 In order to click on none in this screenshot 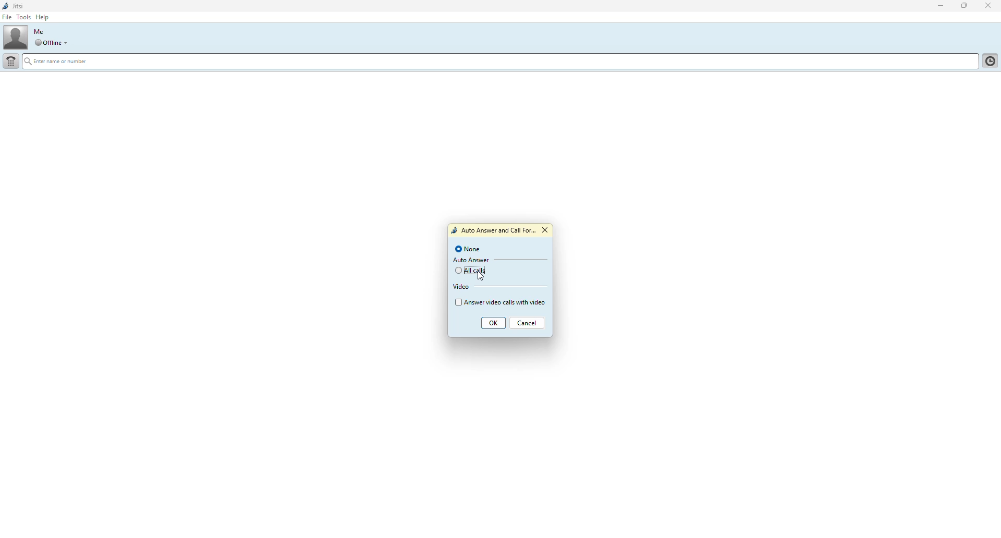, I will do `click(469, 249)`.